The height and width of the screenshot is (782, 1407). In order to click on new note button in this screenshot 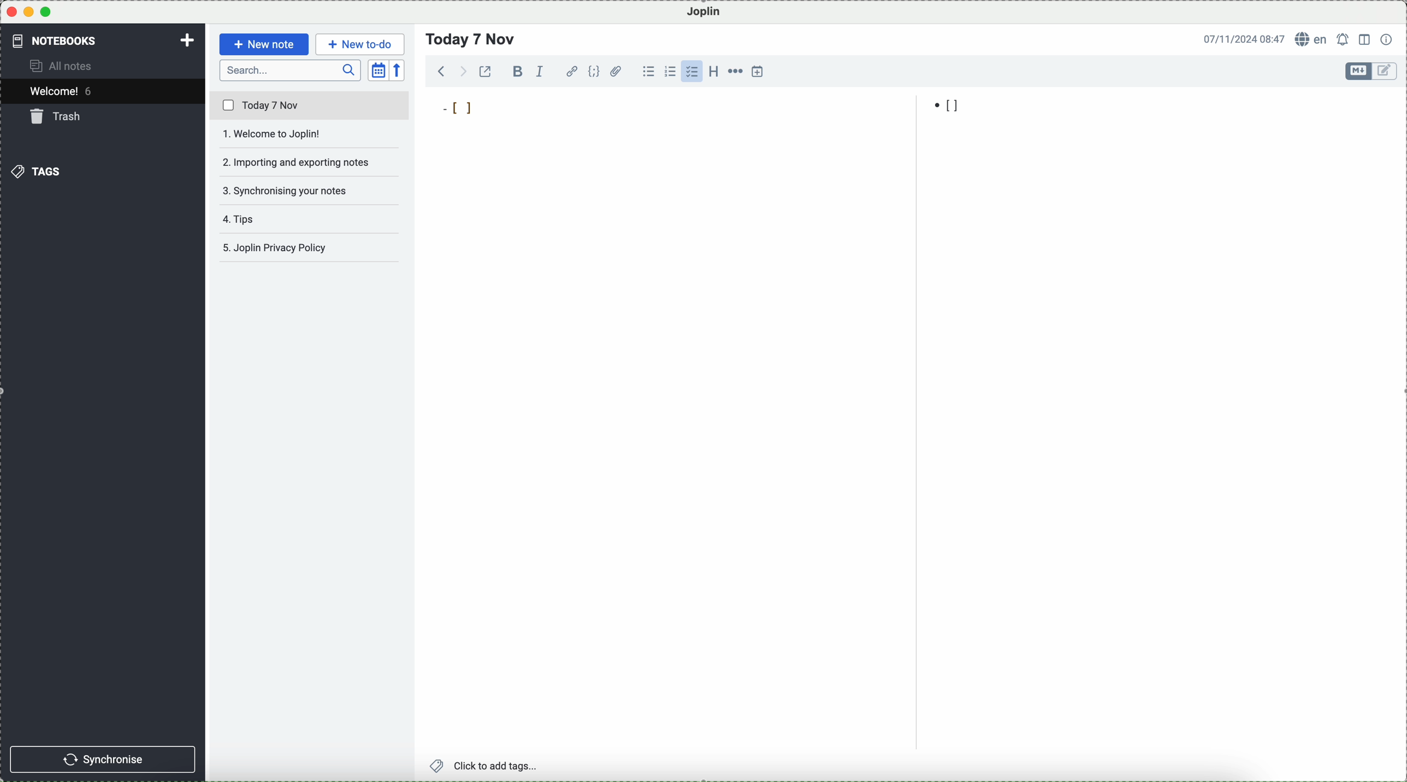, I will do `click(265, 44)`.